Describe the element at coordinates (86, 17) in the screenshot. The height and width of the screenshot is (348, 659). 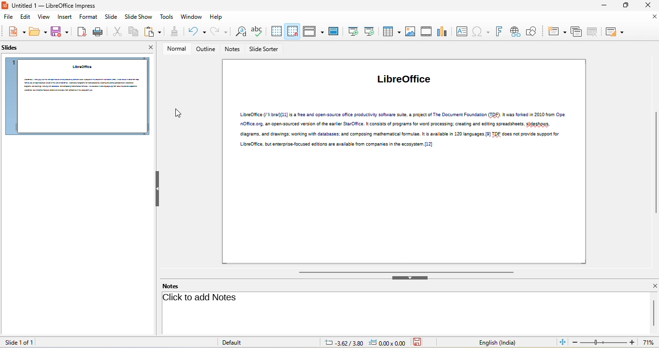
I see `format` at that location.